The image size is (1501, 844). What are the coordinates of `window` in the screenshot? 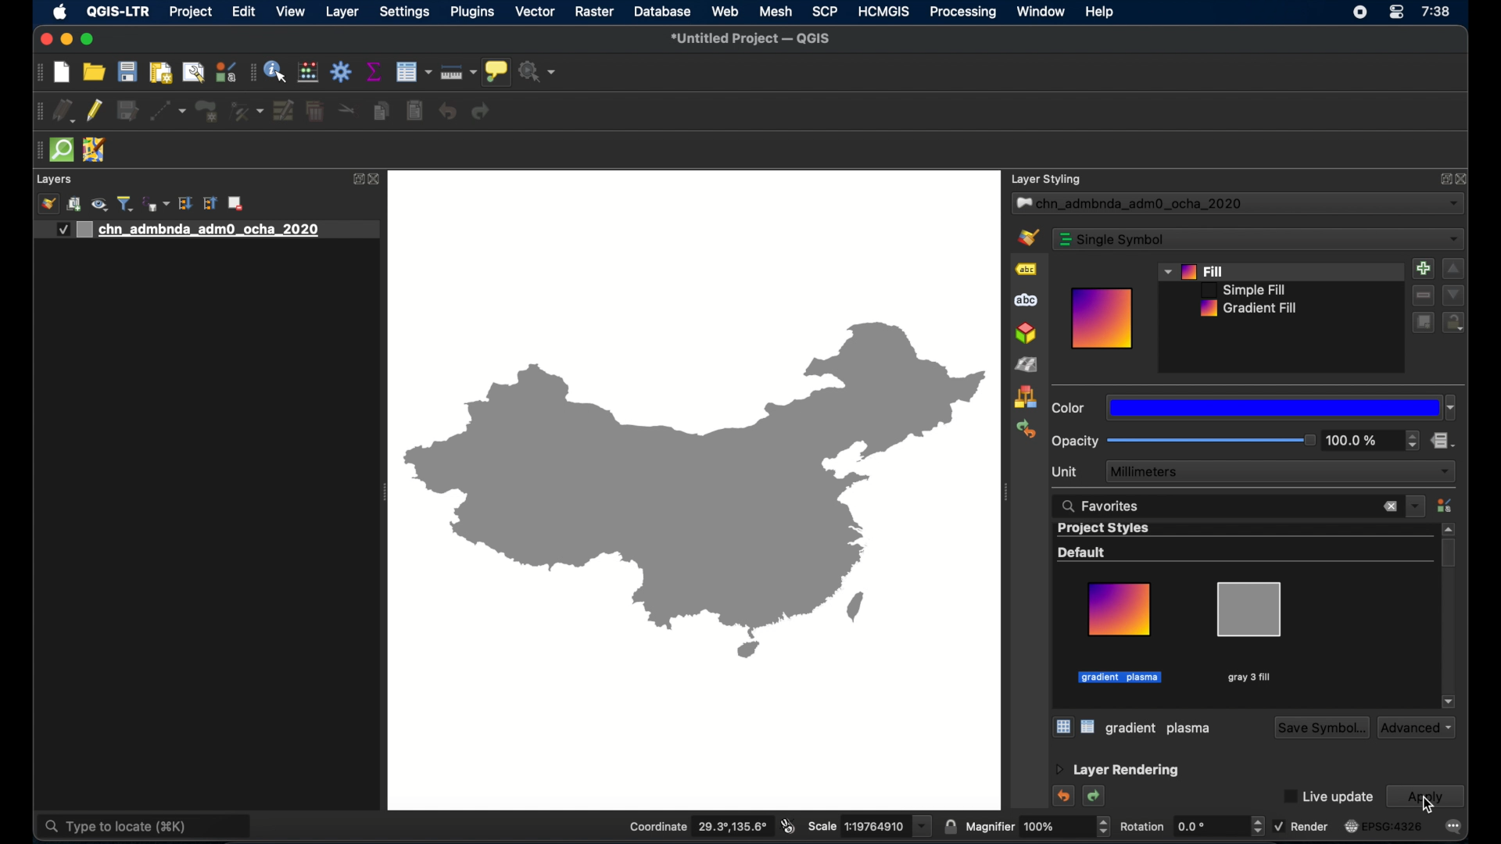 It's located at (1042, 11).